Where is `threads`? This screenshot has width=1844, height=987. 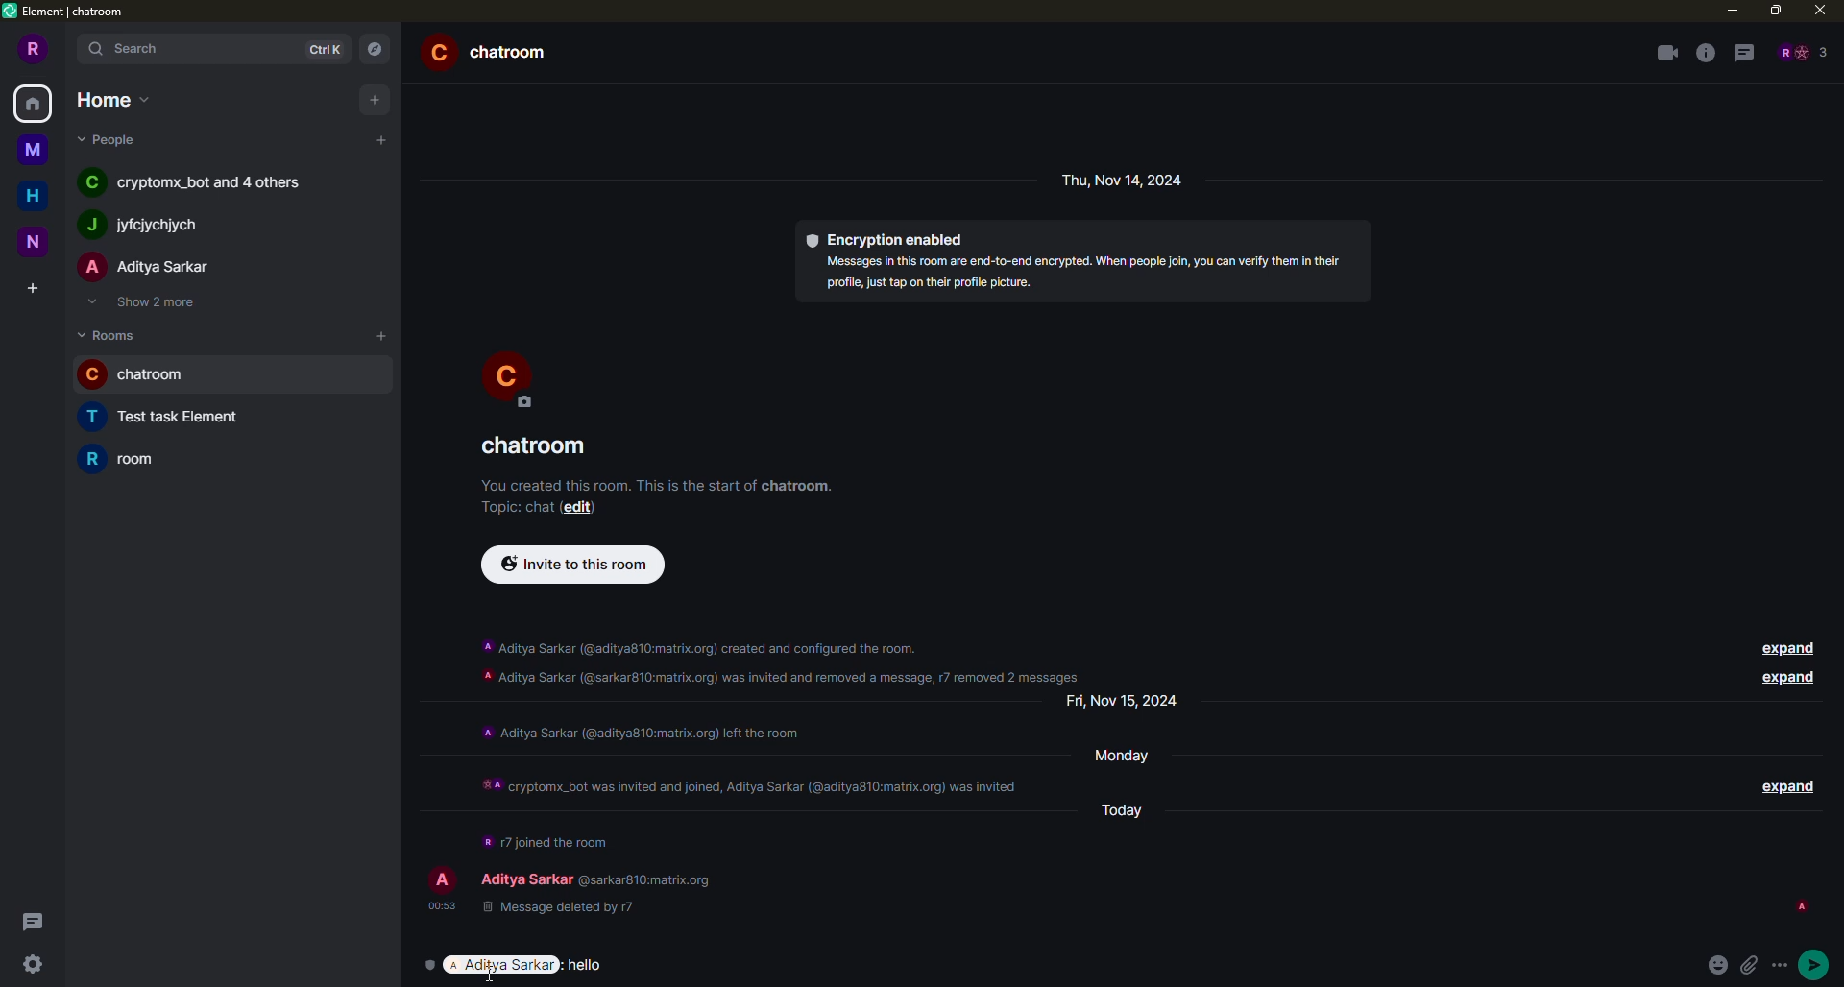
threads is located at coordinates (31, 921).